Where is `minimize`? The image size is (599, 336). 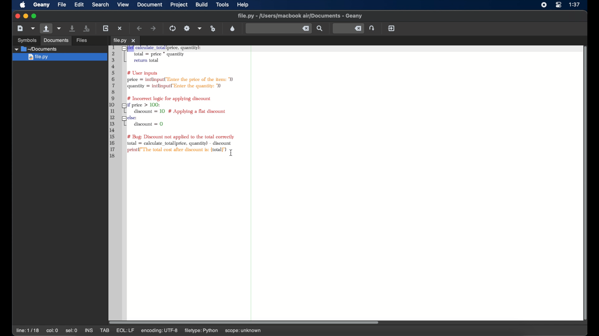
minimize is located at coordinates (26, 16).